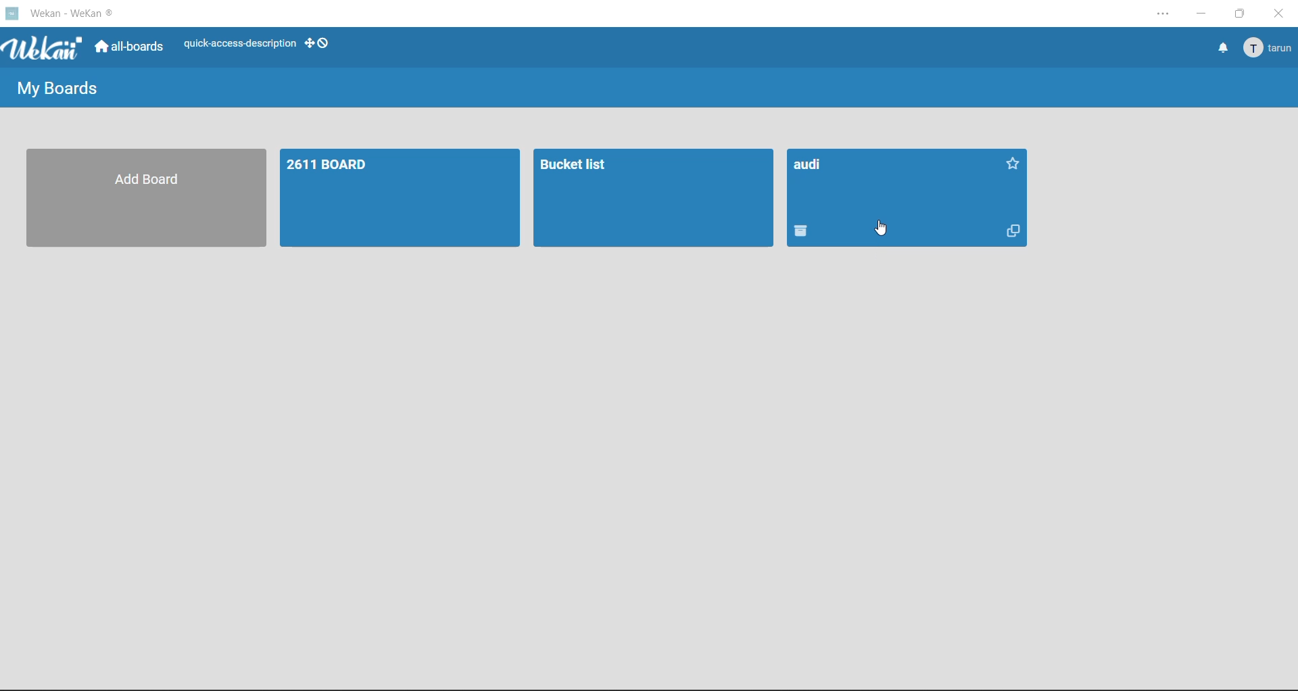 Image resolution: width=1298 pixels, height=691 pixels. Describe the element at coordinates (1009, 233) in the screenshot. I see `Copy` at that location.